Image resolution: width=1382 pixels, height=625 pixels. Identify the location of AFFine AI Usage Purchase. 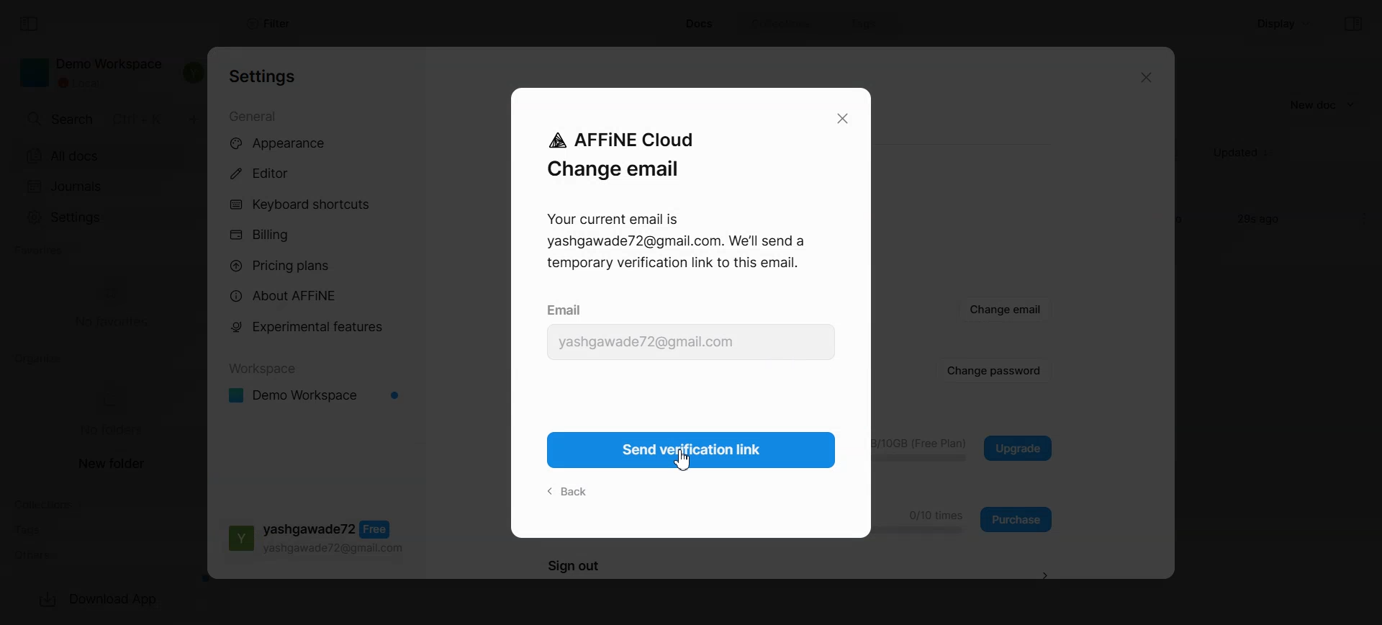
(1018, 518).